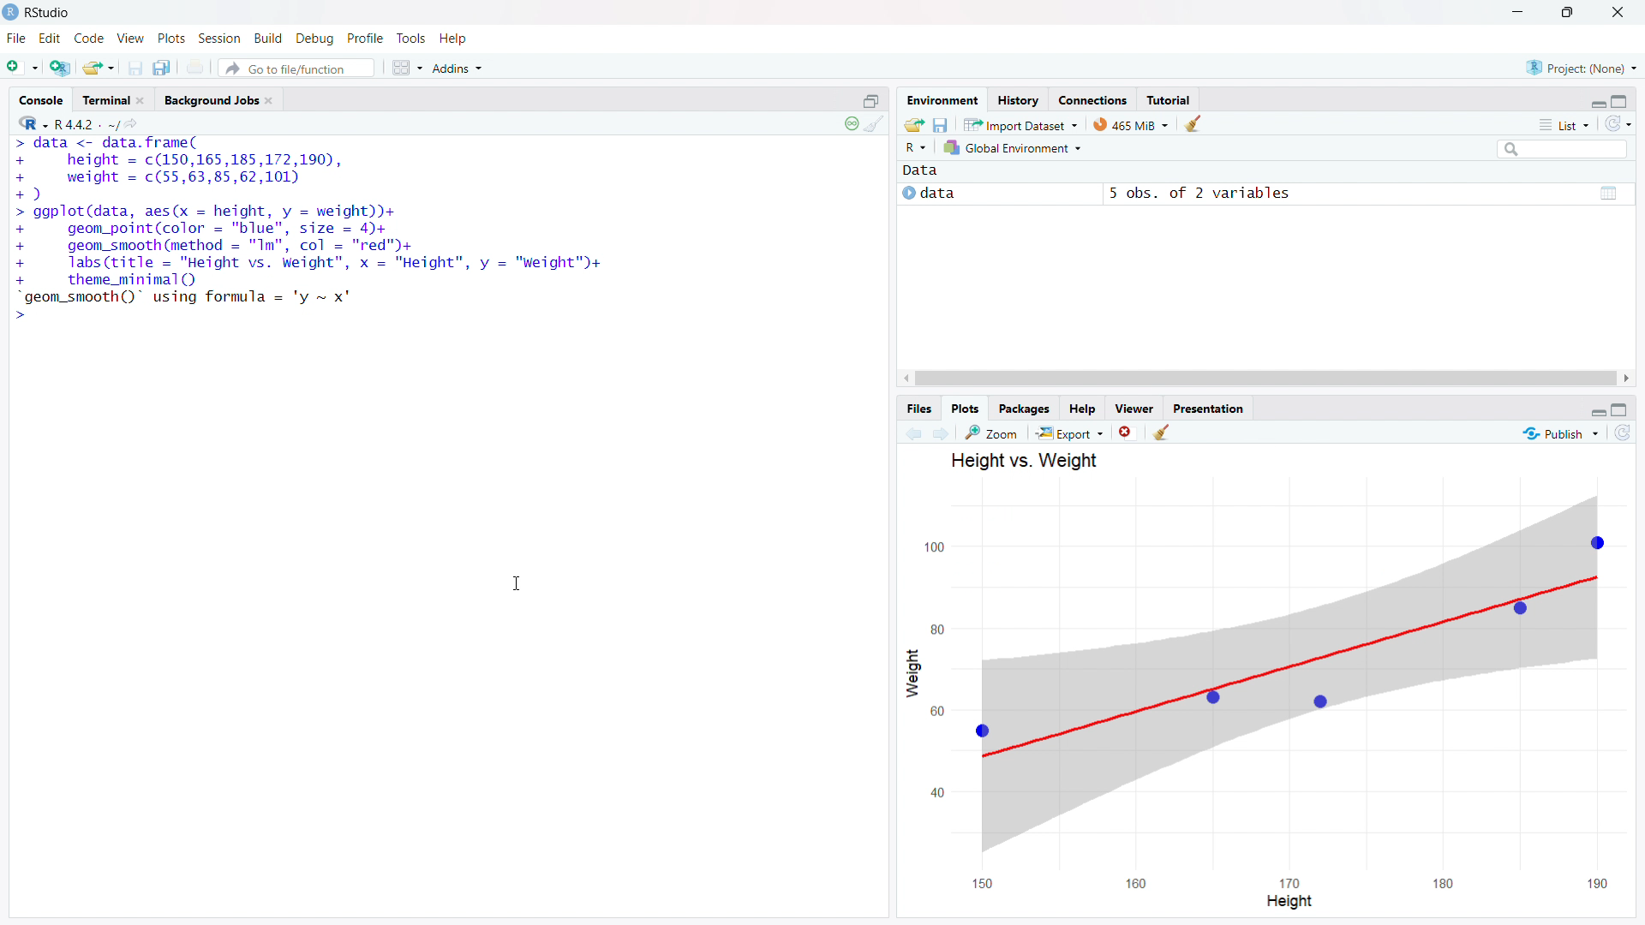 The width and height of the screenshot is (1645, 925). I want to click on save all open documents, so click(164, 67).